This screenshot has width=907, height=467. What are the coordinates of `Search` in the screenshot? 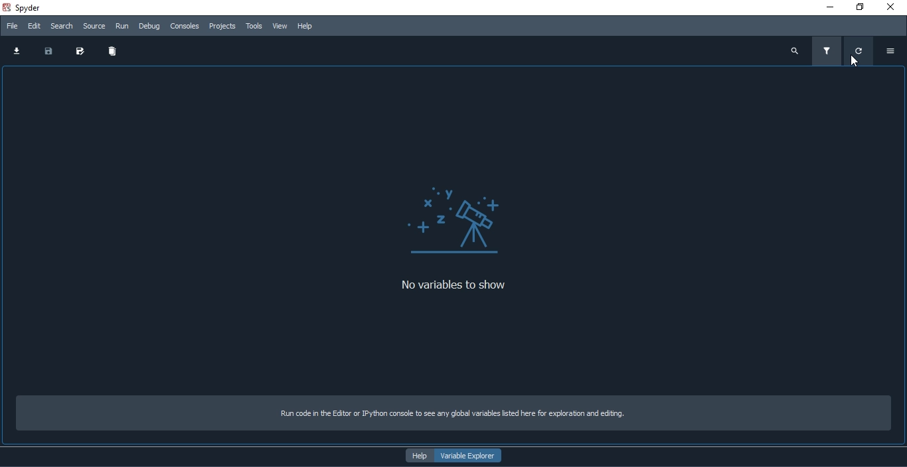 It's located at (62, 26).